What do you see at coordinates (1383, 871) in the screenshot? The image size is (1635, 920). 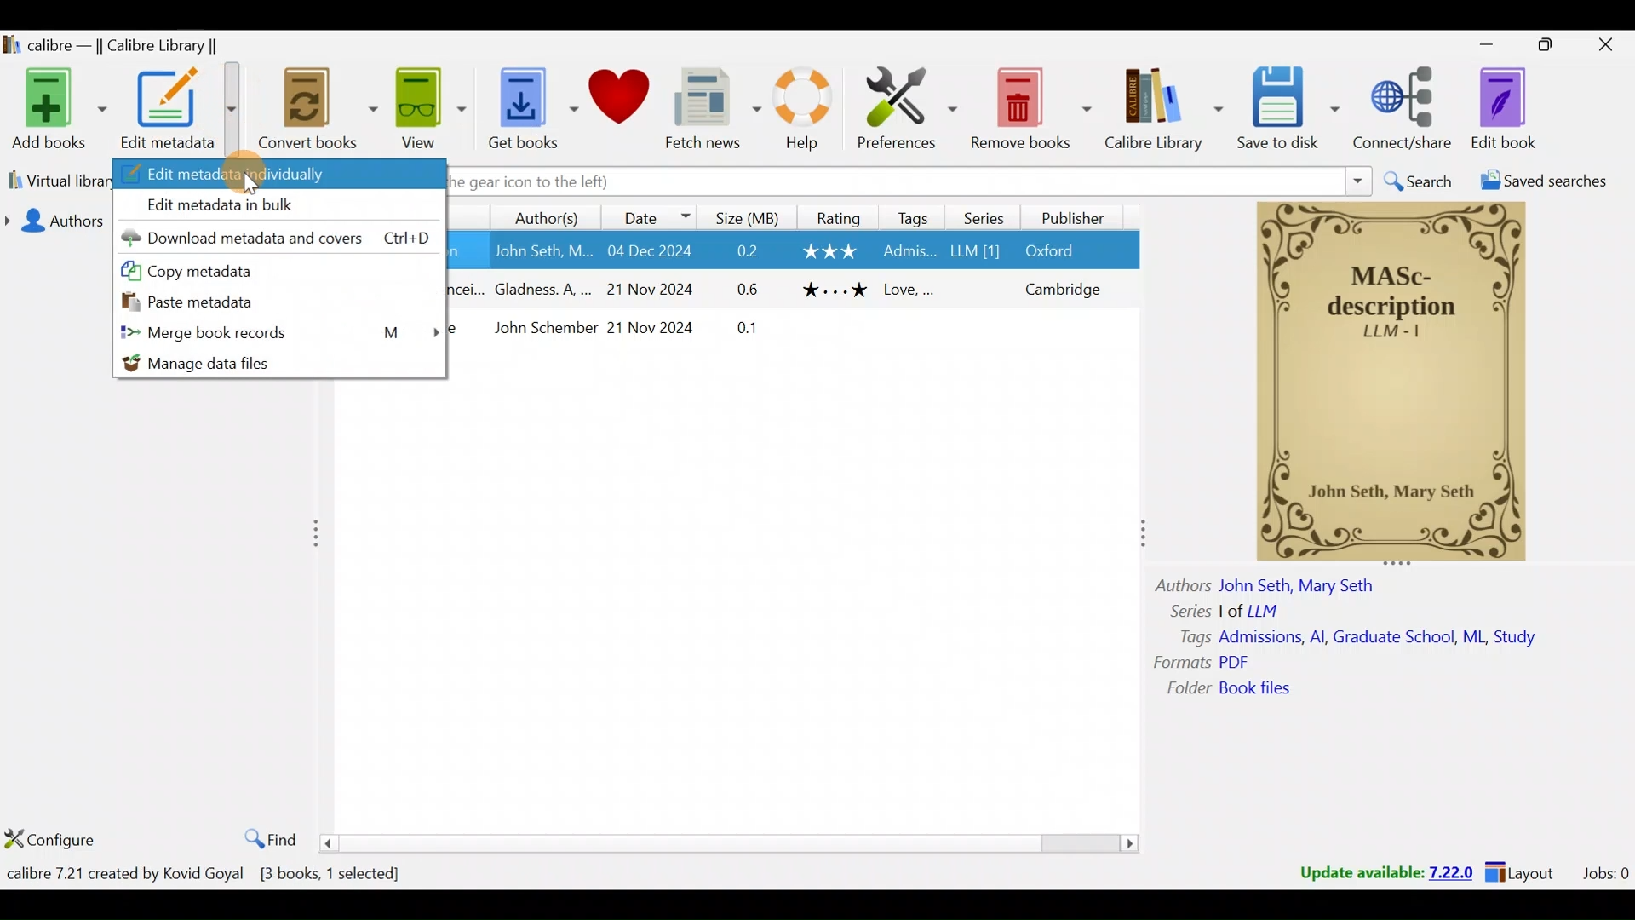 I see `Update` at bounding box center [1383, 871].